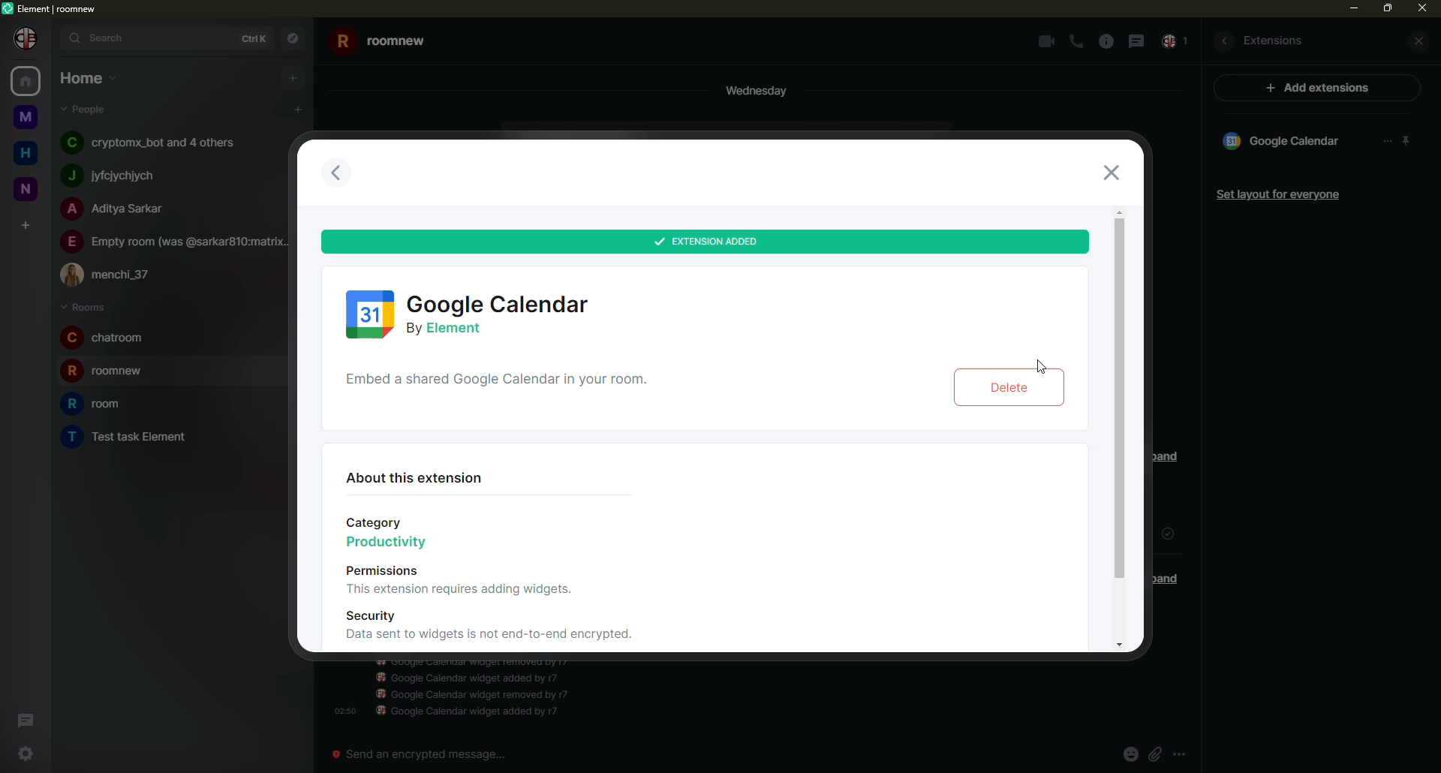  What do you see at coordinates (1276, 41) in the screenshot?
I see `extesions` at bounding box center [1276, 41].